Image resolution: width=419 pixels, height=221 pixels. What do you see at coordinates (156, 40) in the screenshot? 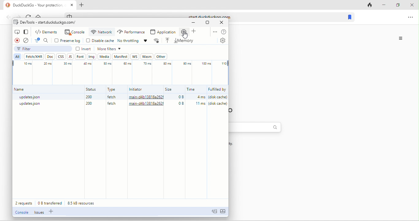
I see `more network condition` at bounding box center [156, 40].